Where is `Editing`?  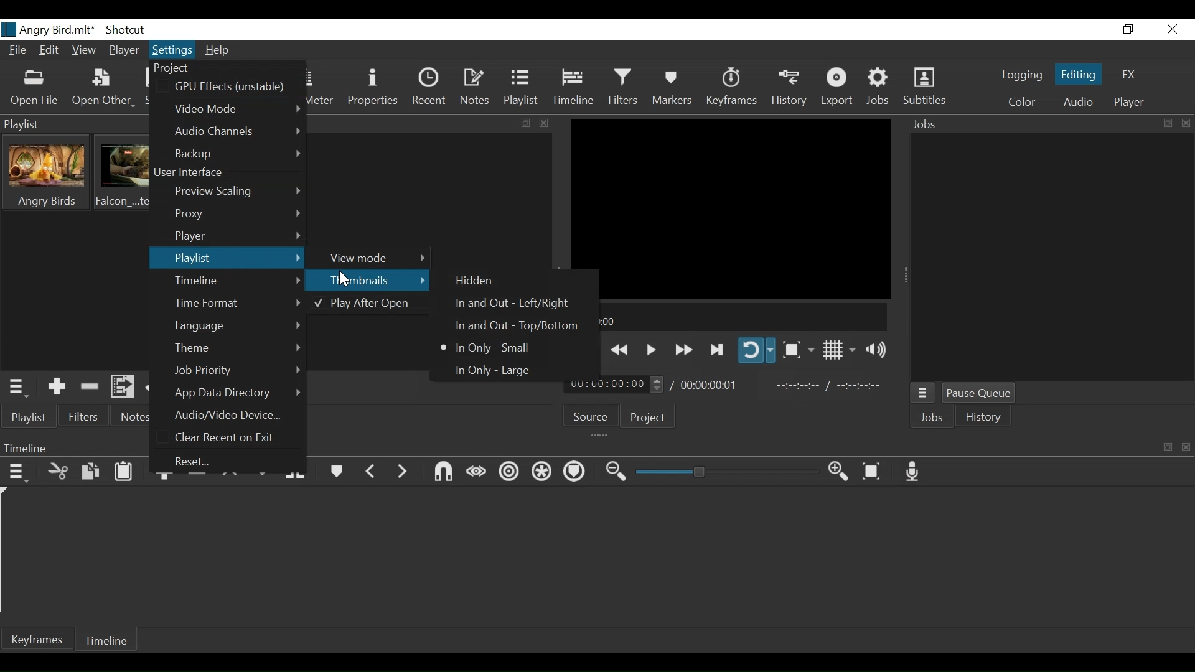
Editing is located at coordinates (1079, 75).